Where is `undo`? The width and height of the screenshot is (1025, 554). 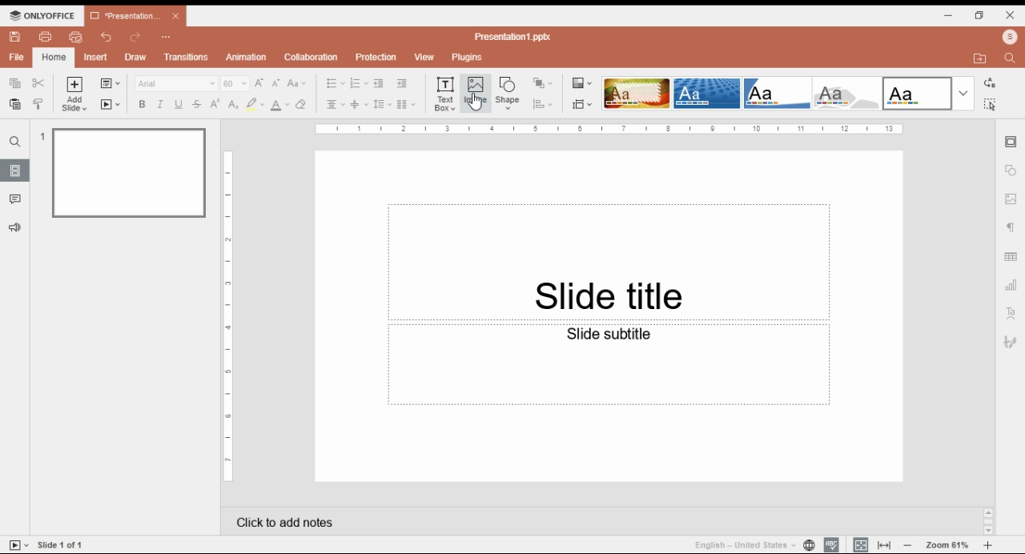
undo is located at coordinates (106, 38).